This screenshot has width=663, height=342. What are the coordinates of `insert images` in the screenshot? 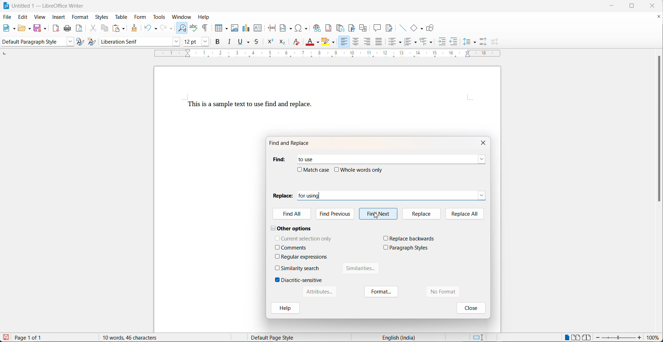 It's located at (235, 25).